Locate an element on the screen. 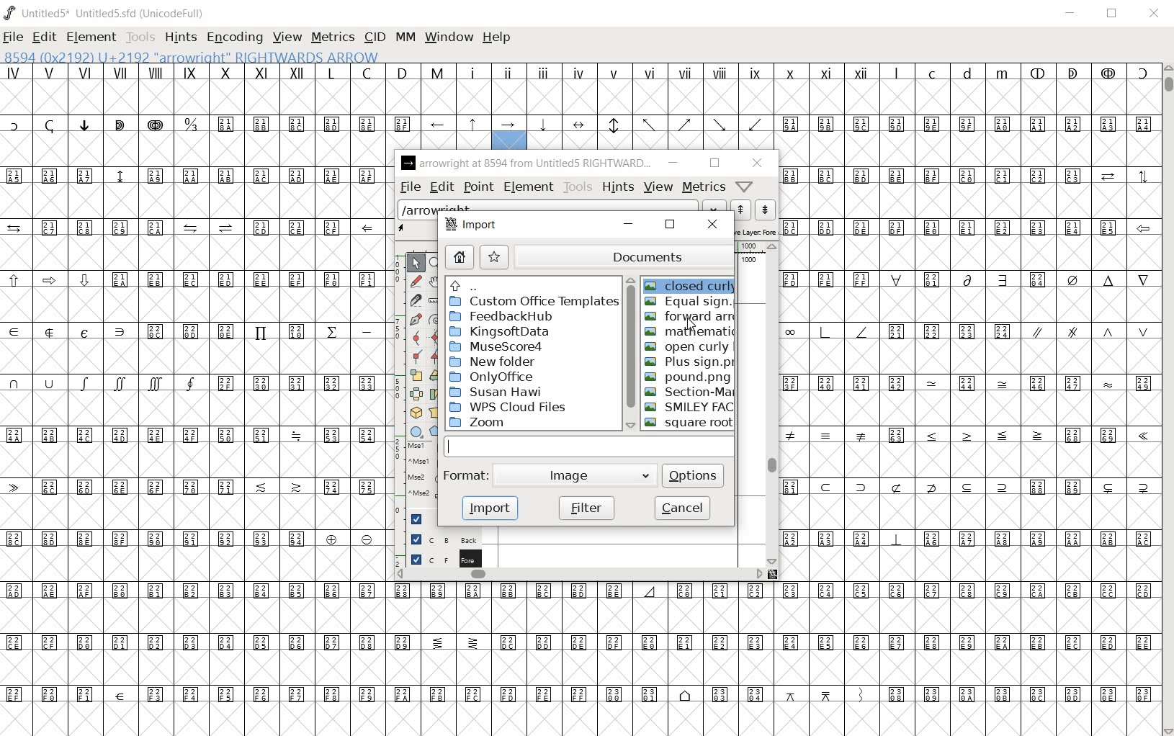 This screenshot has width=1174, height=736. gylph characters is located at coordinates (510, 89).